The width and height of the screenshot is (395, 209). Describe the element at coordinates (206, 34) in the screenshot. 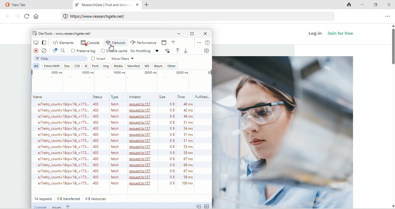

I see `close` at that location.